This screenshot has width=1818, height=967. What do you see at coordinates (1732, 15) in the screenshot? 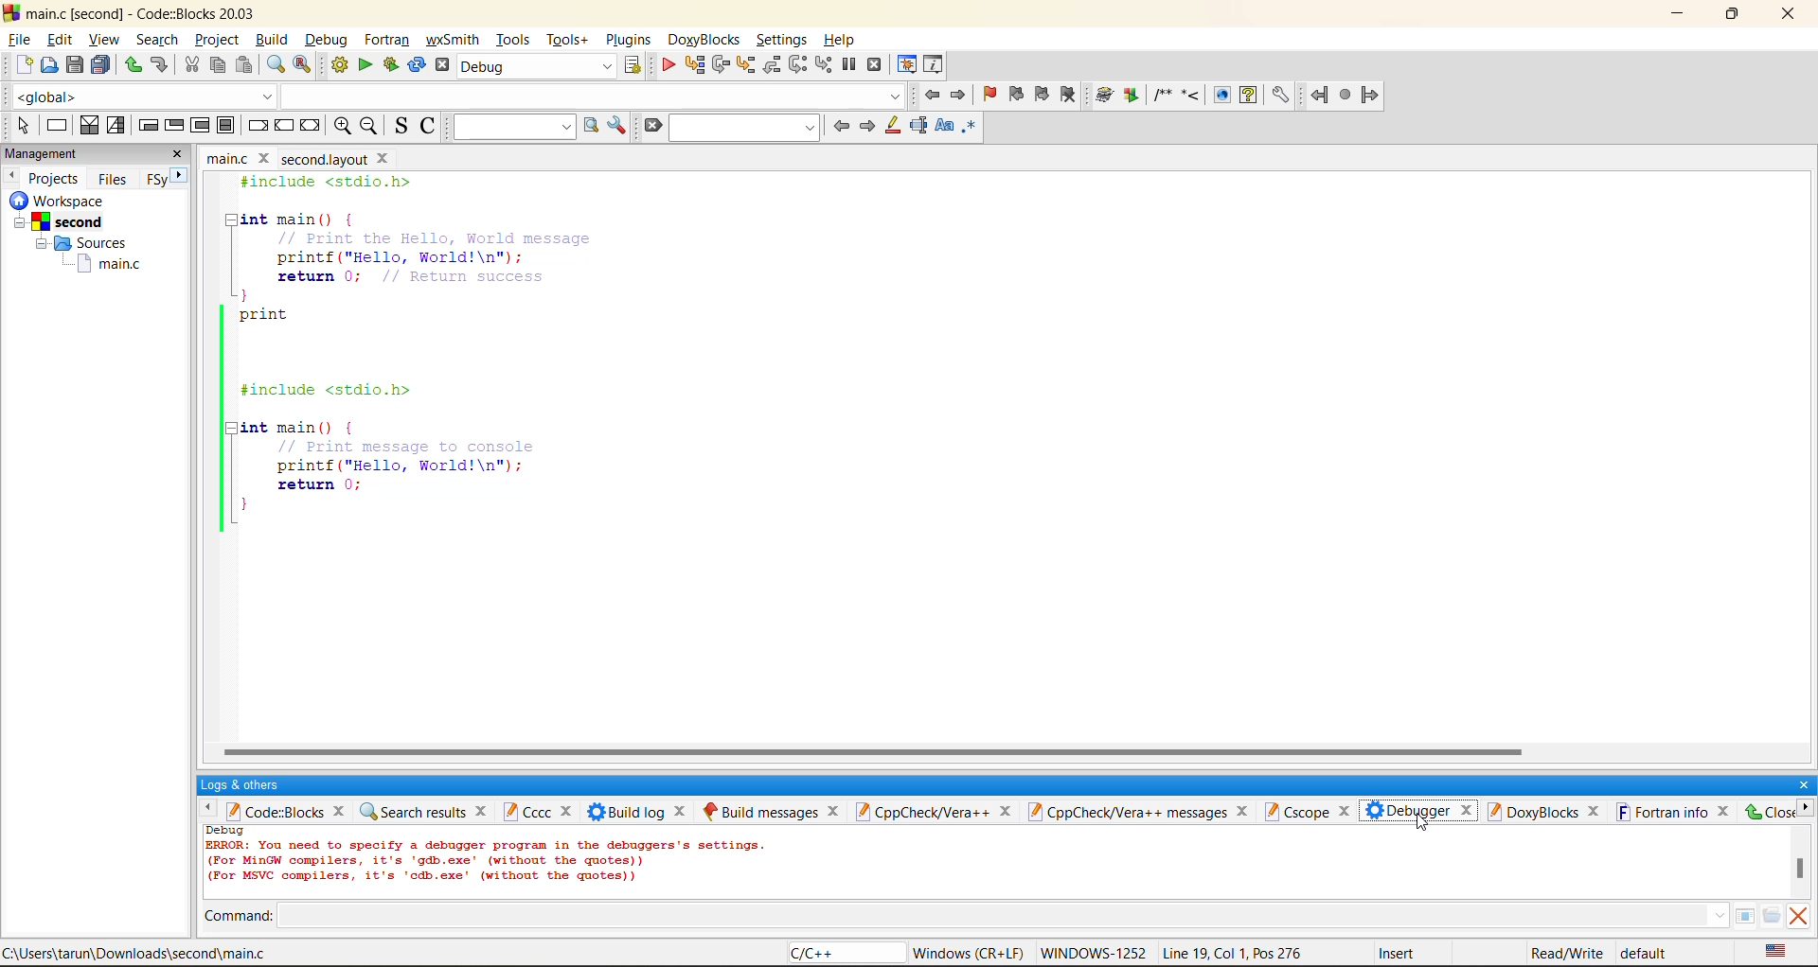
I see `maximize` at bounding box center [1732, 15].